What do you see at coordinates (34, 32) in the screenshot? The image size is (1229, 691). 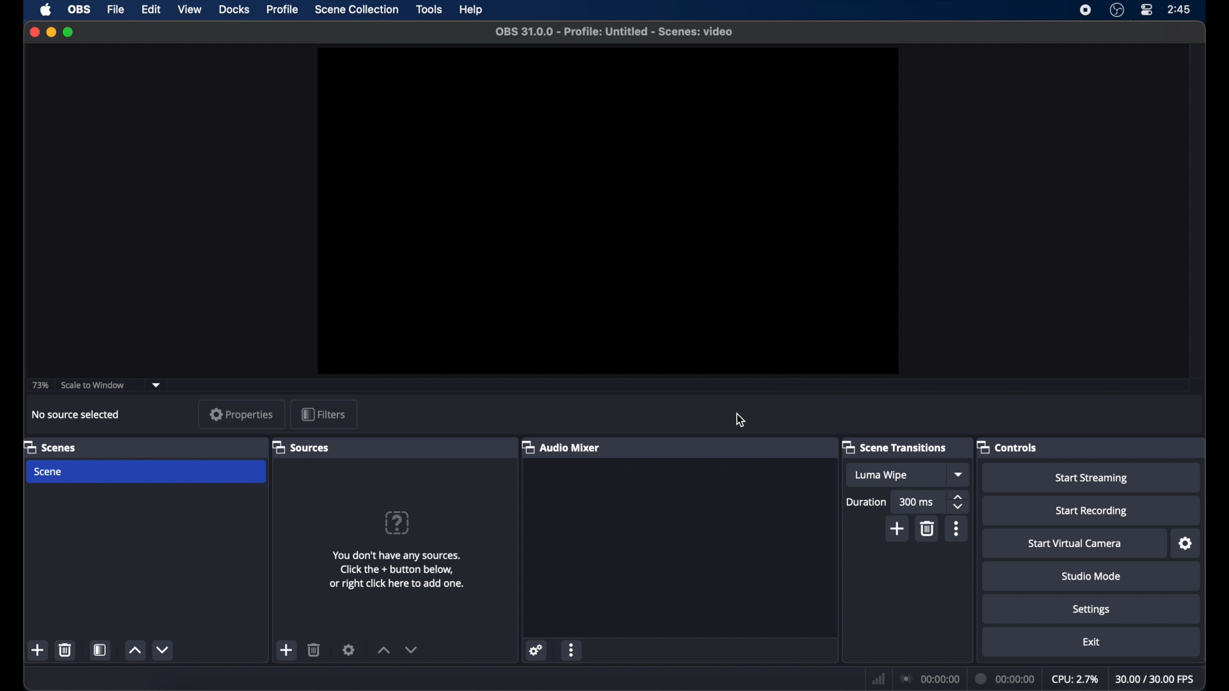 I see `close` at bounding box center [34, 32].